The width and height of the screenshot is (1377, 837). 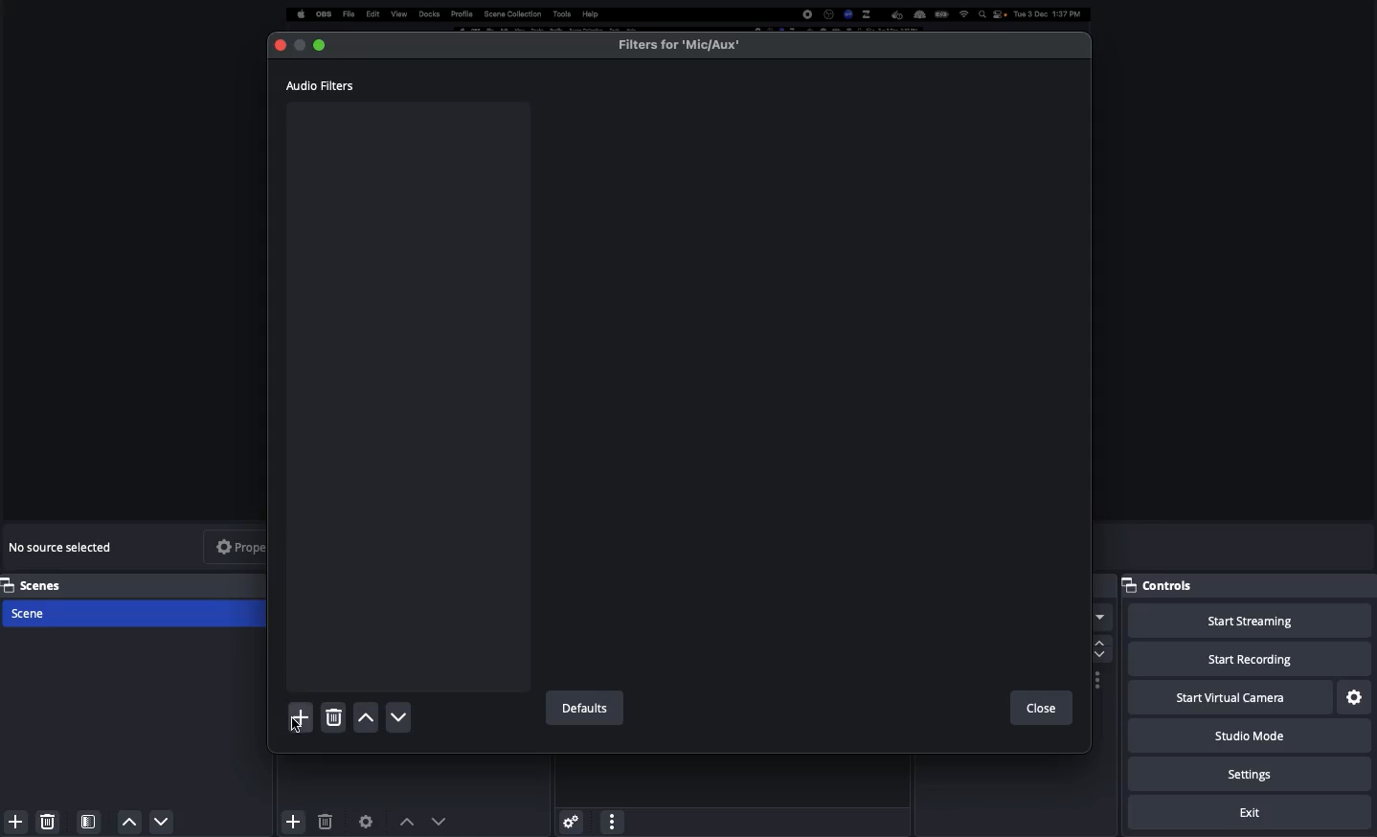 What do you see at coordinates (611, 820) in the screenshot?
I see `More` at bounding box center [611, 820].